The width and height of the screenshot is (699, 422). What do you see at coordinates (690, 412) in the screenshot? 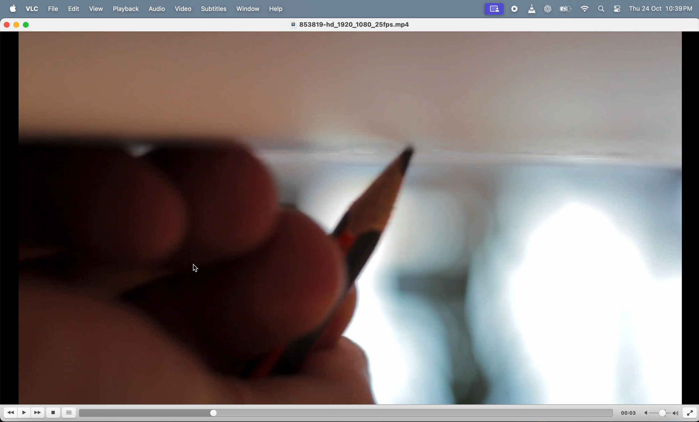
I see `` at bounding box center [690, 412].